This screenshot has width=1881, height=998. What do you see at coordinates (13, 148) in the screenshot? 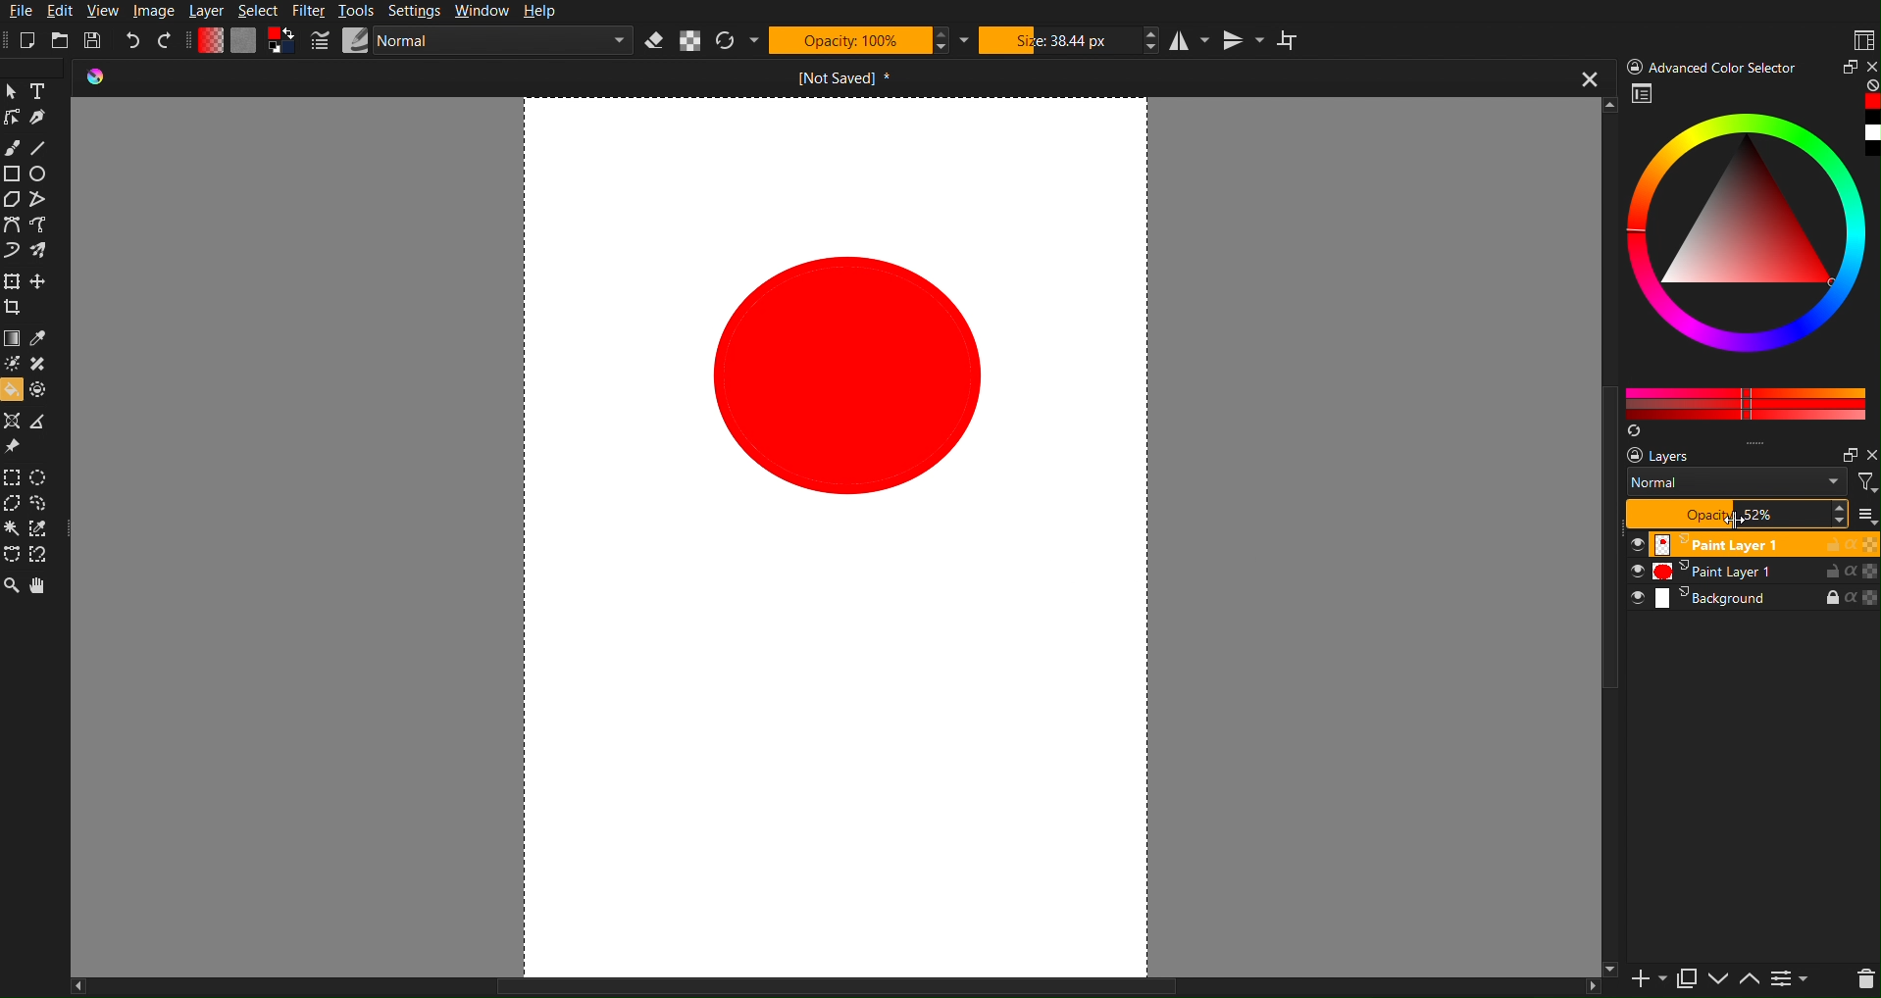
I see `Brush` at bounding box center [13, 148].